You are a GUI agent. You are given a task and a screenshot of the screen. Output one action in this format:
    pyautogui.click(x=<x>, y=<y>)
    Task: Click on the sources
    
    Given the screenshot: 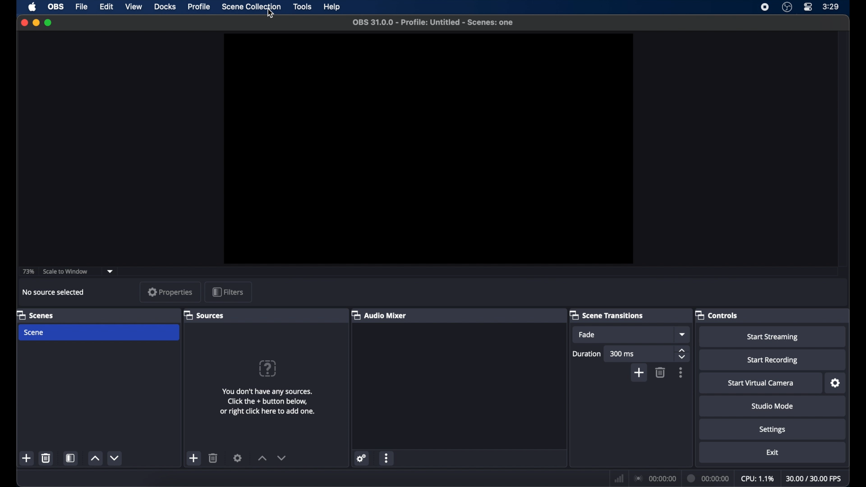 What is the action you would take?
    pyautogui.click(x=203, y=315)
    